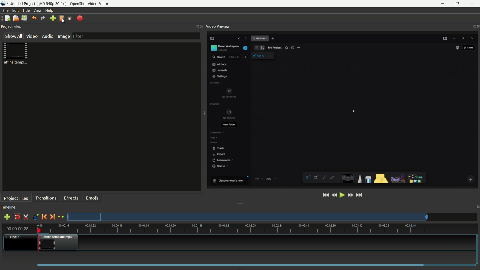 Image resolution: width=480 pixels, height=270 pixels. I want to click on rewind, so click(334, 195).